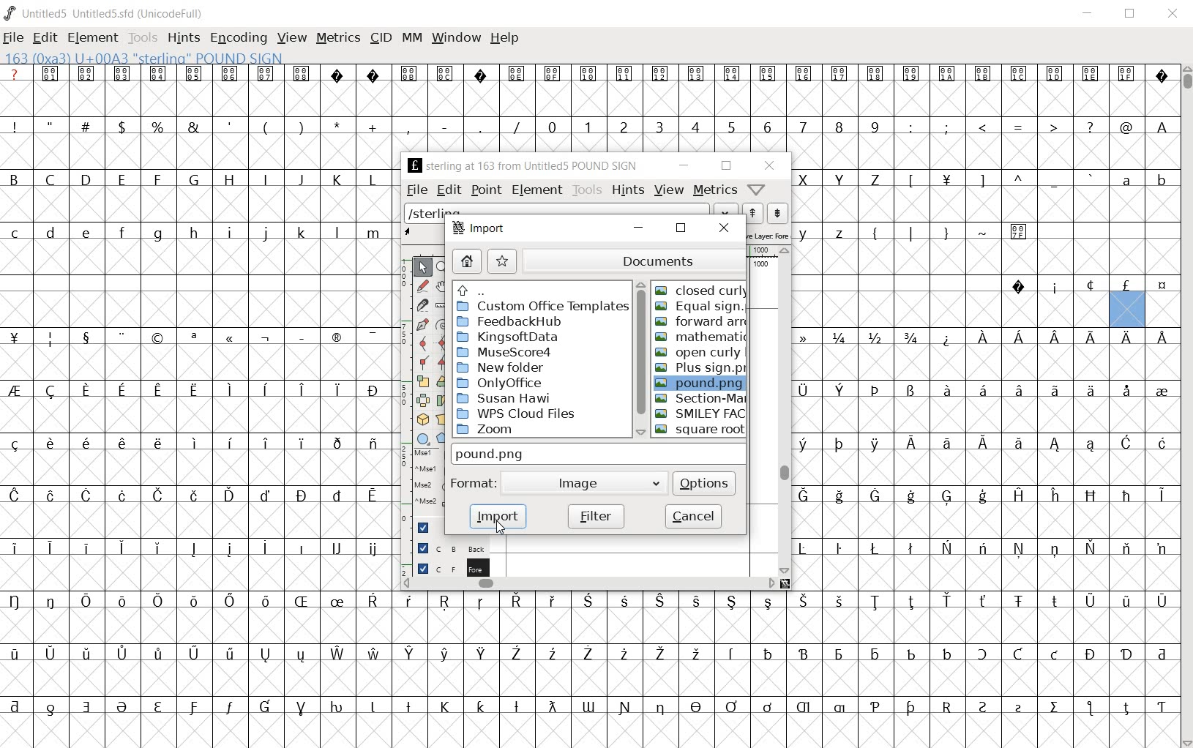 The height and width of the screenshot is (748, 1193). I want to click on Mouse left button + Ctrl, so click(427, 472).